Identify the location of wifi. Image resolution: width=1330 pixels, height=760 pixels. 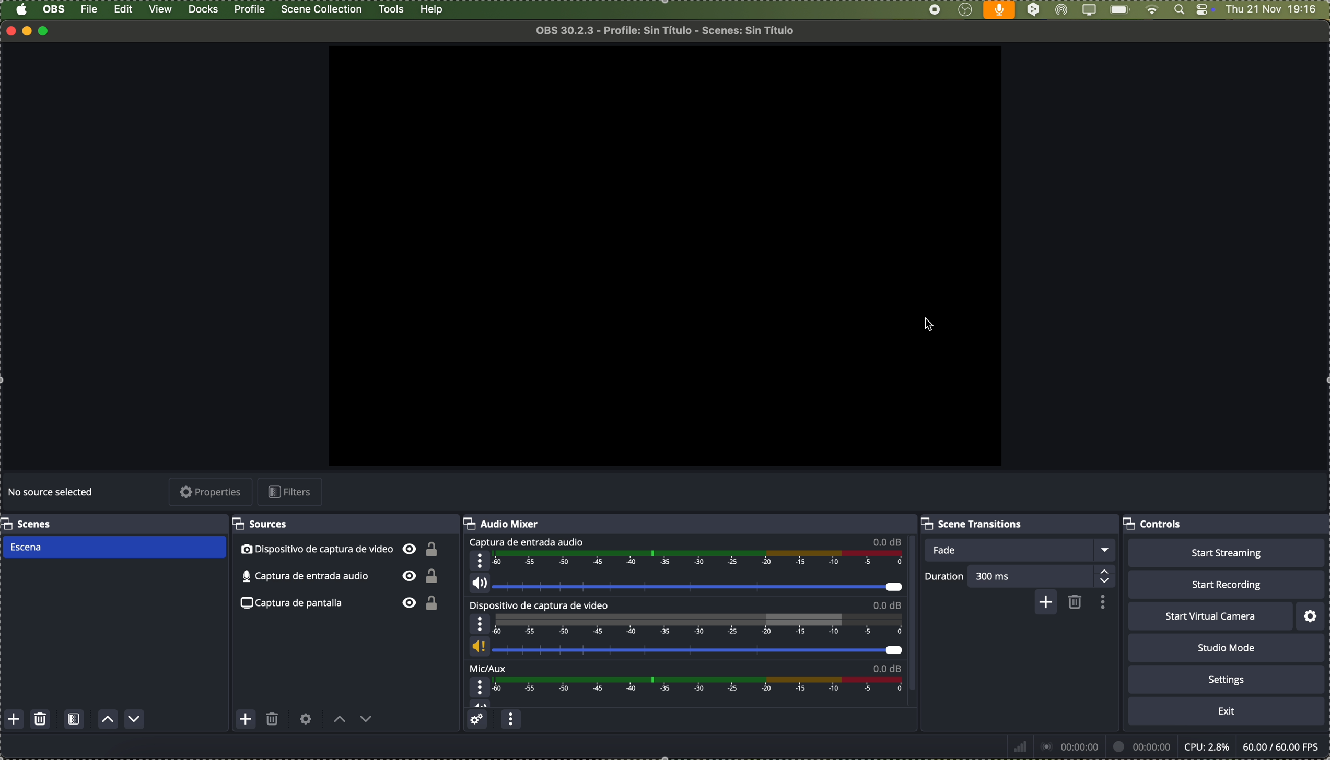
(1152, 10).